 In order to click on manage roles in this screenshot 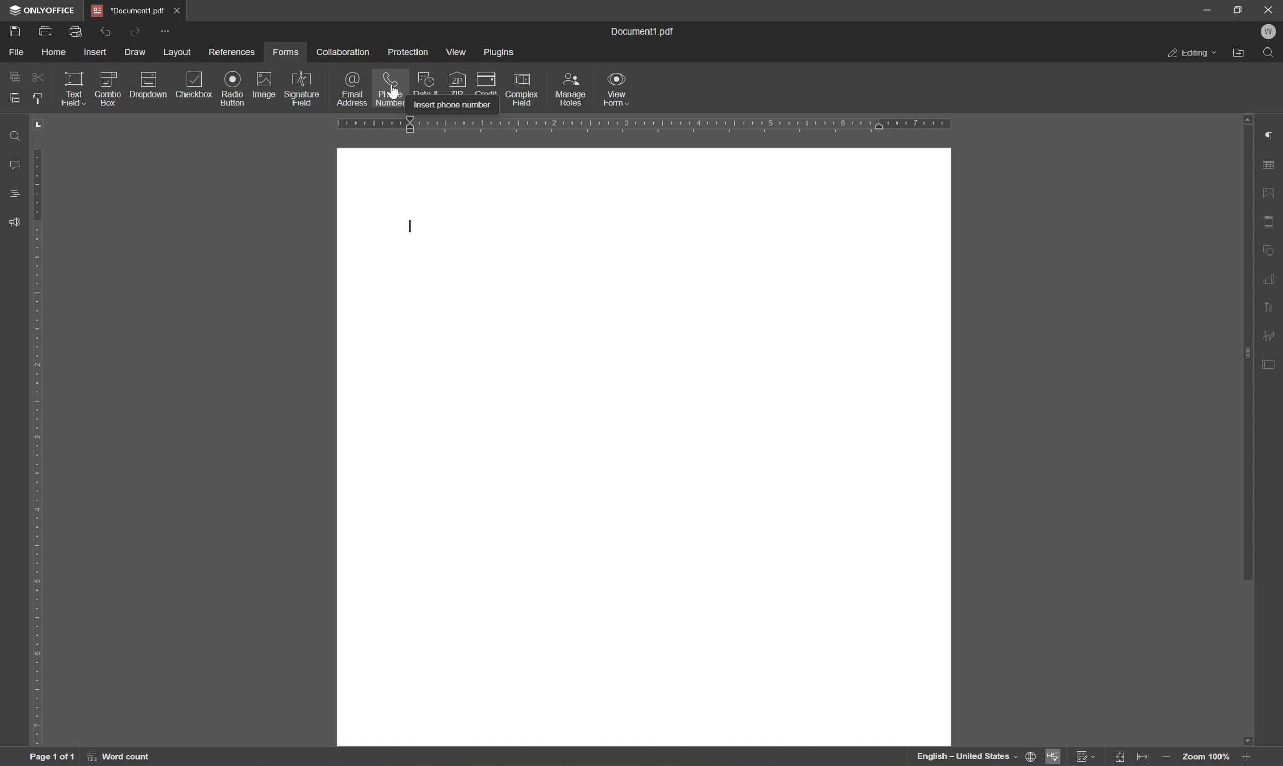, I will do `click(573, 89)`.